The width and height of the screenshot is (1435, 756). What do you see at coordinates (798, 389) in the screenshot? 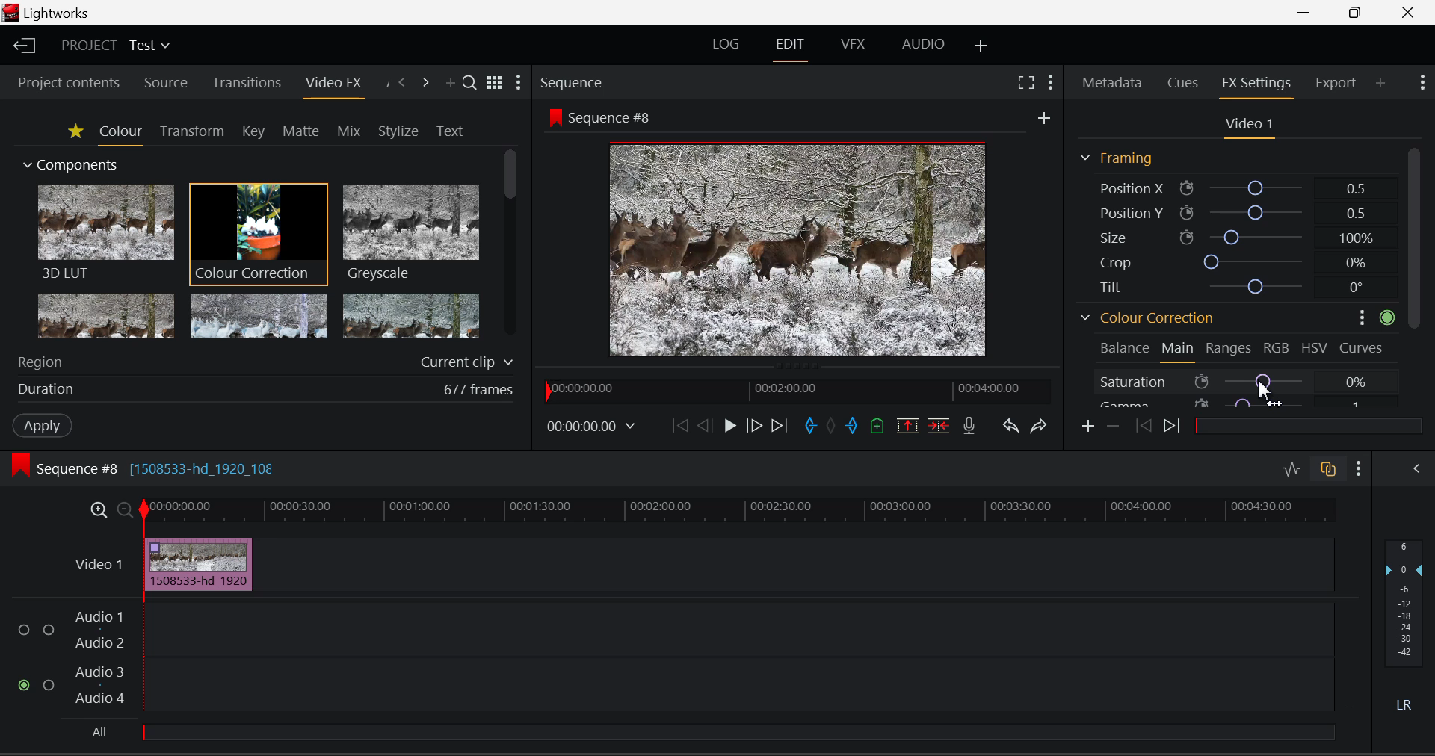
I see `Project Timeline Navigator` at bounding box center [798, 389].